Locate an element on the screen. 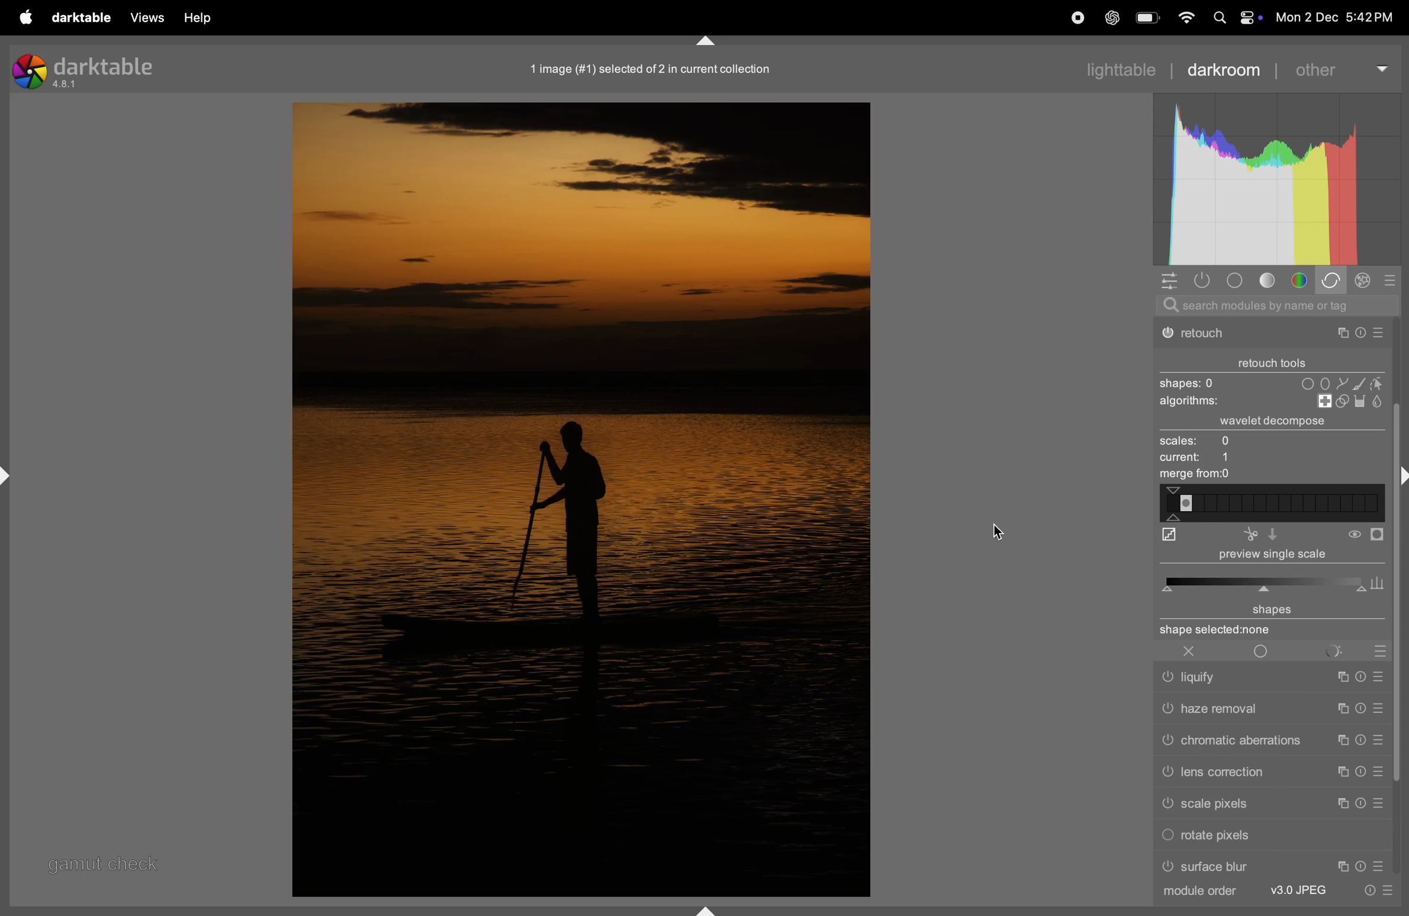 The width and height of the screenshot is (1409, 916). lighttable is located at coordinates (1115, 69).